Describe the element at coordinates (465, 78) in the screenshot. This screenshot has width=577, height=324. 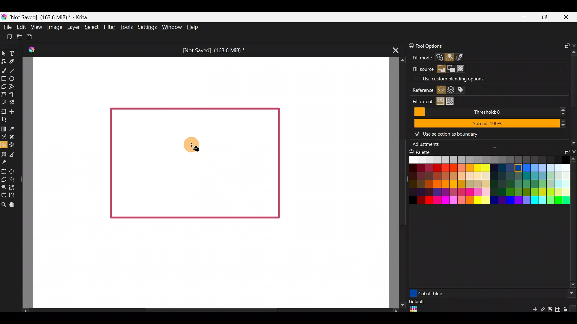
I see `Use custom blending options` at that location.